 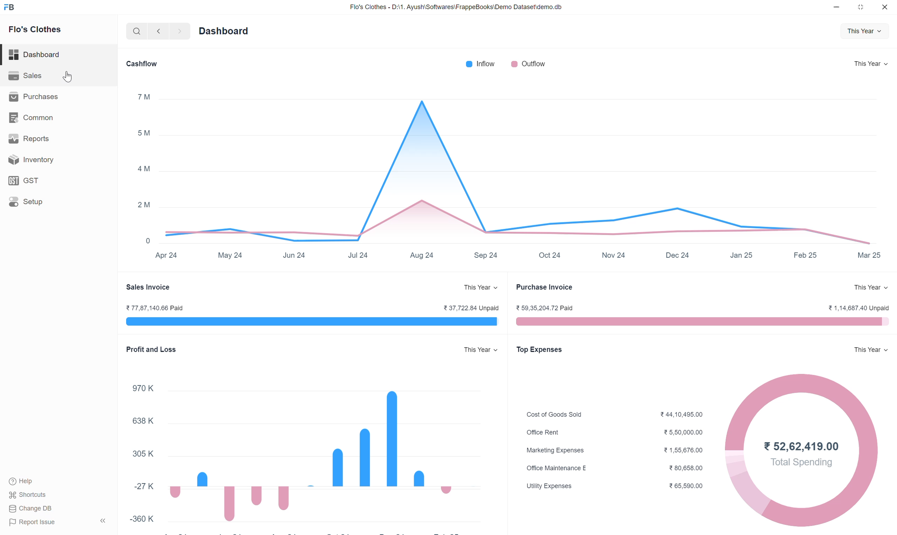 I want to click on select graph timeframe, so click(x=865, y=32).